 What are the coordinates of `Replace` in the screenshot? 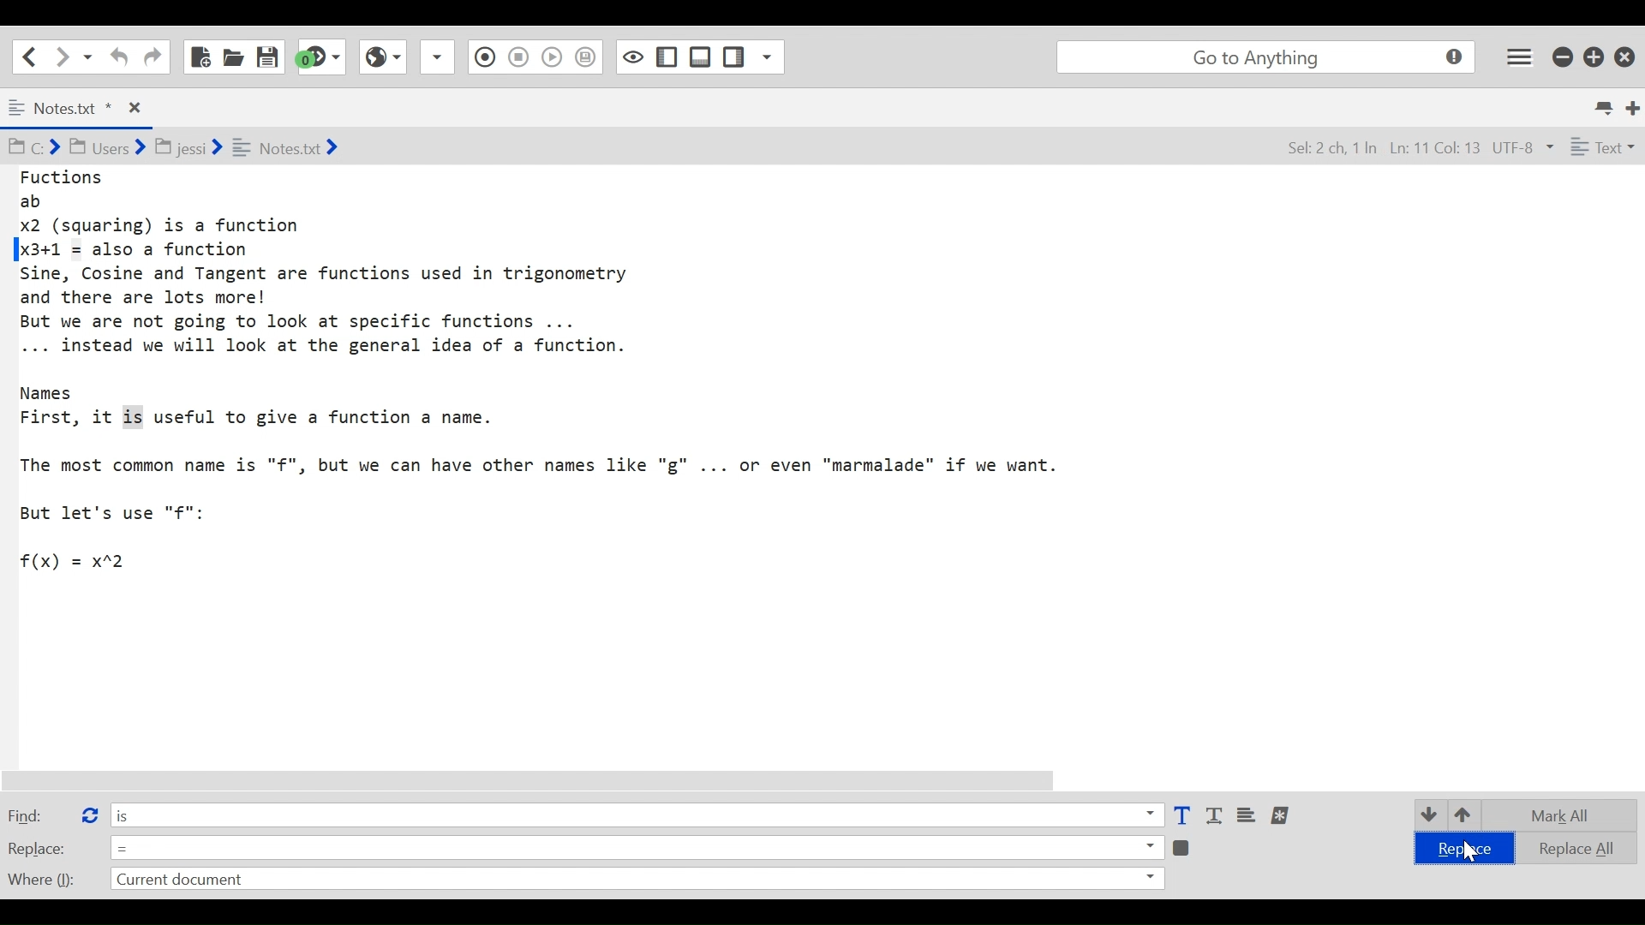 It's located at (1461, 850).